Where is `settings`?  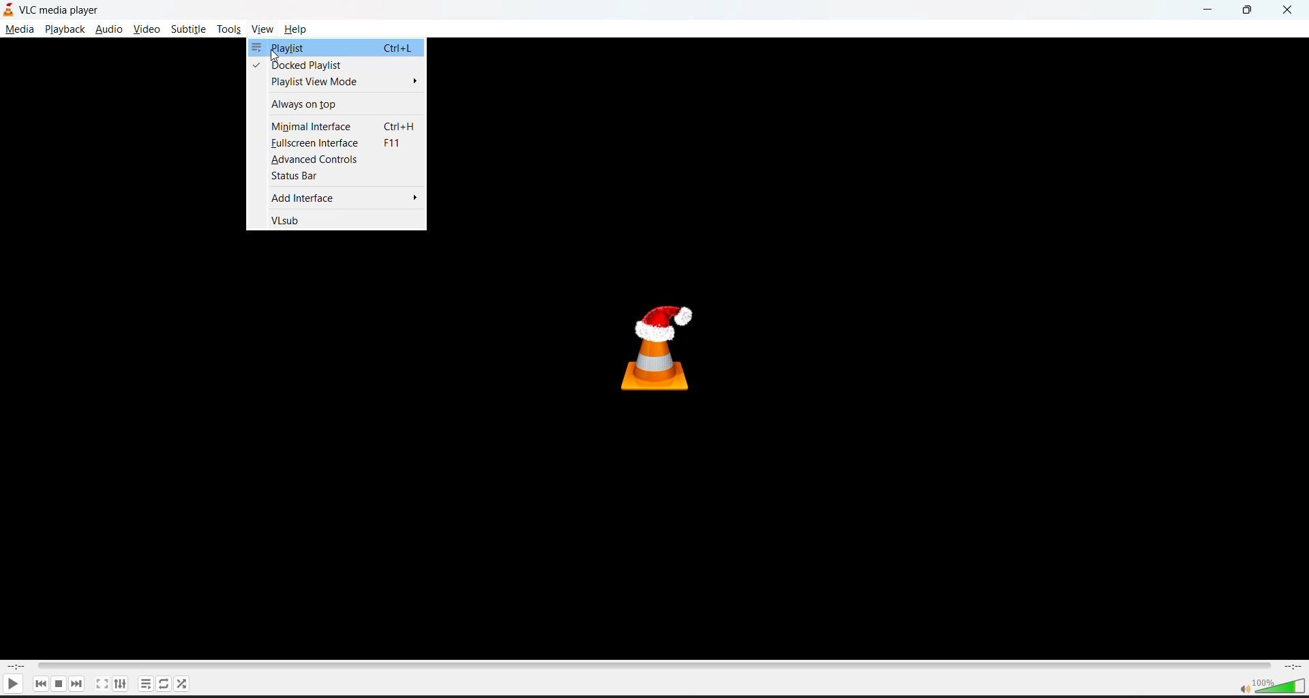
settings is located at coordinates (121, 684).